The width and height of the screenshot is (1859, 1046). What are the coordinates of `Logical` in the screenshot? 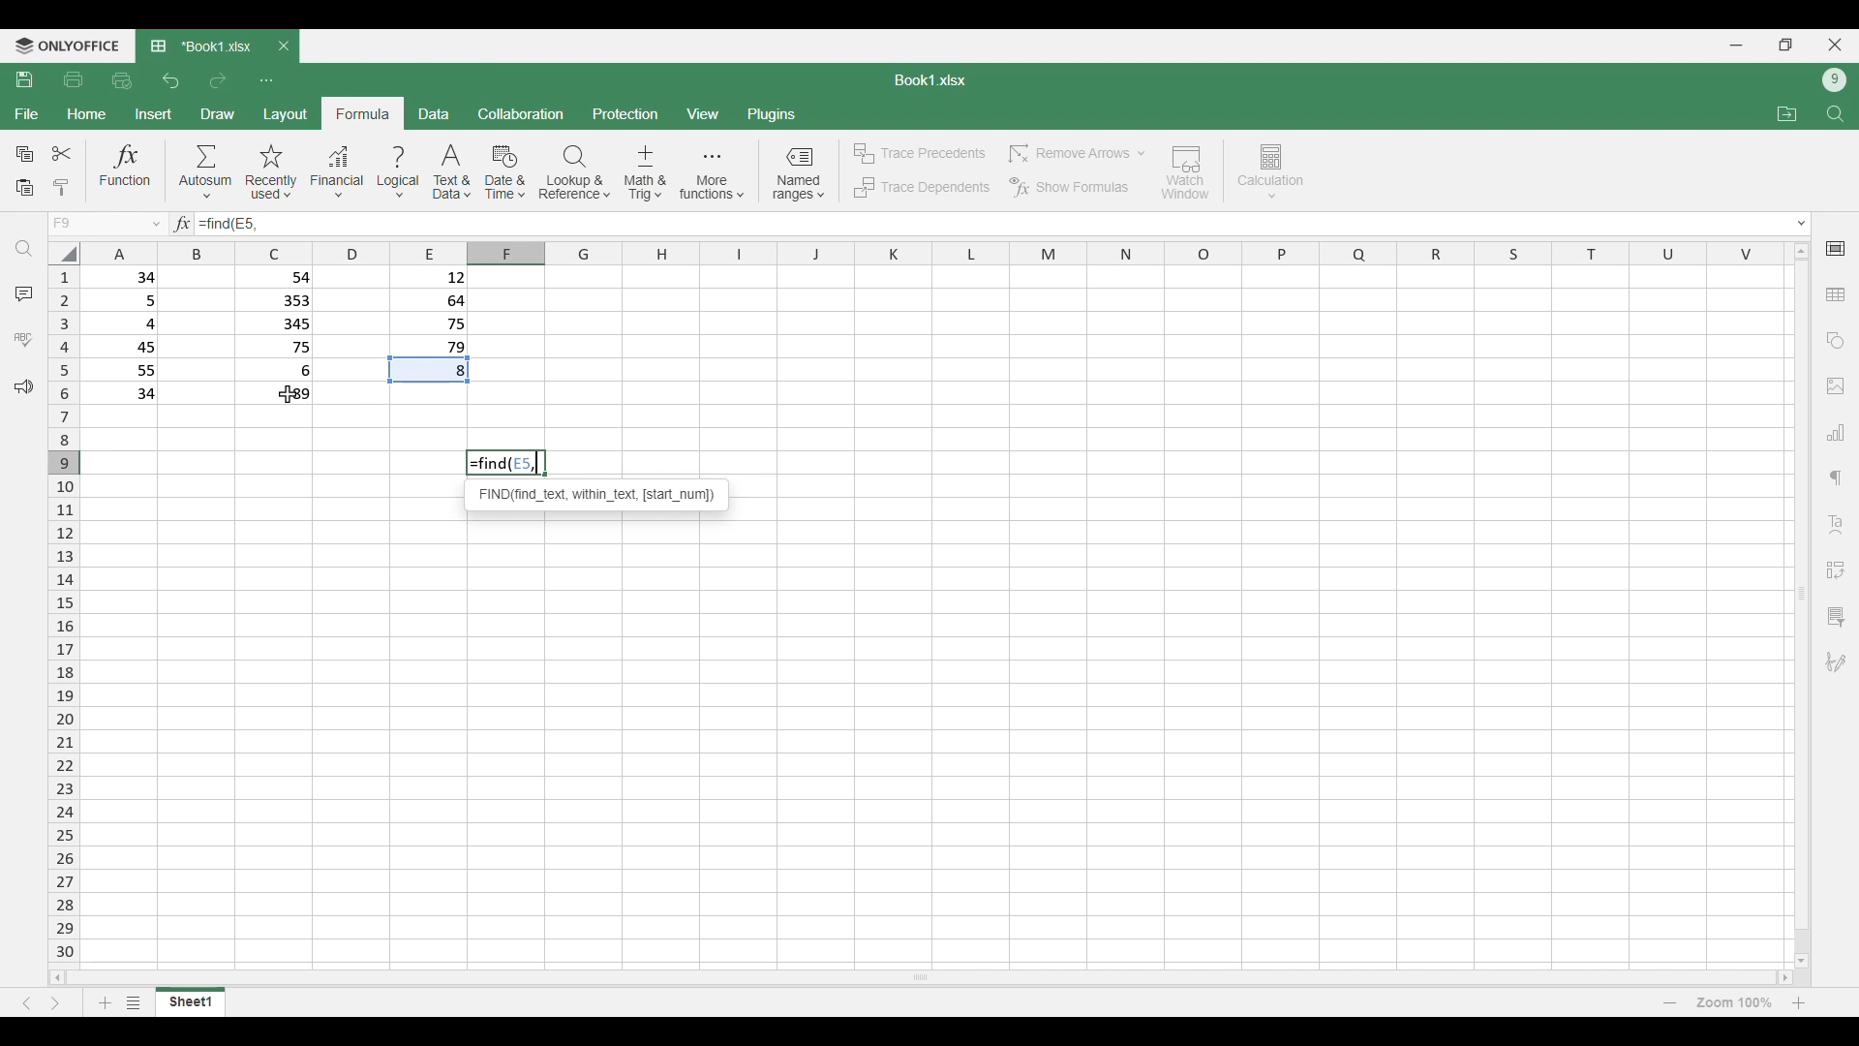 It's located at (399, 172).